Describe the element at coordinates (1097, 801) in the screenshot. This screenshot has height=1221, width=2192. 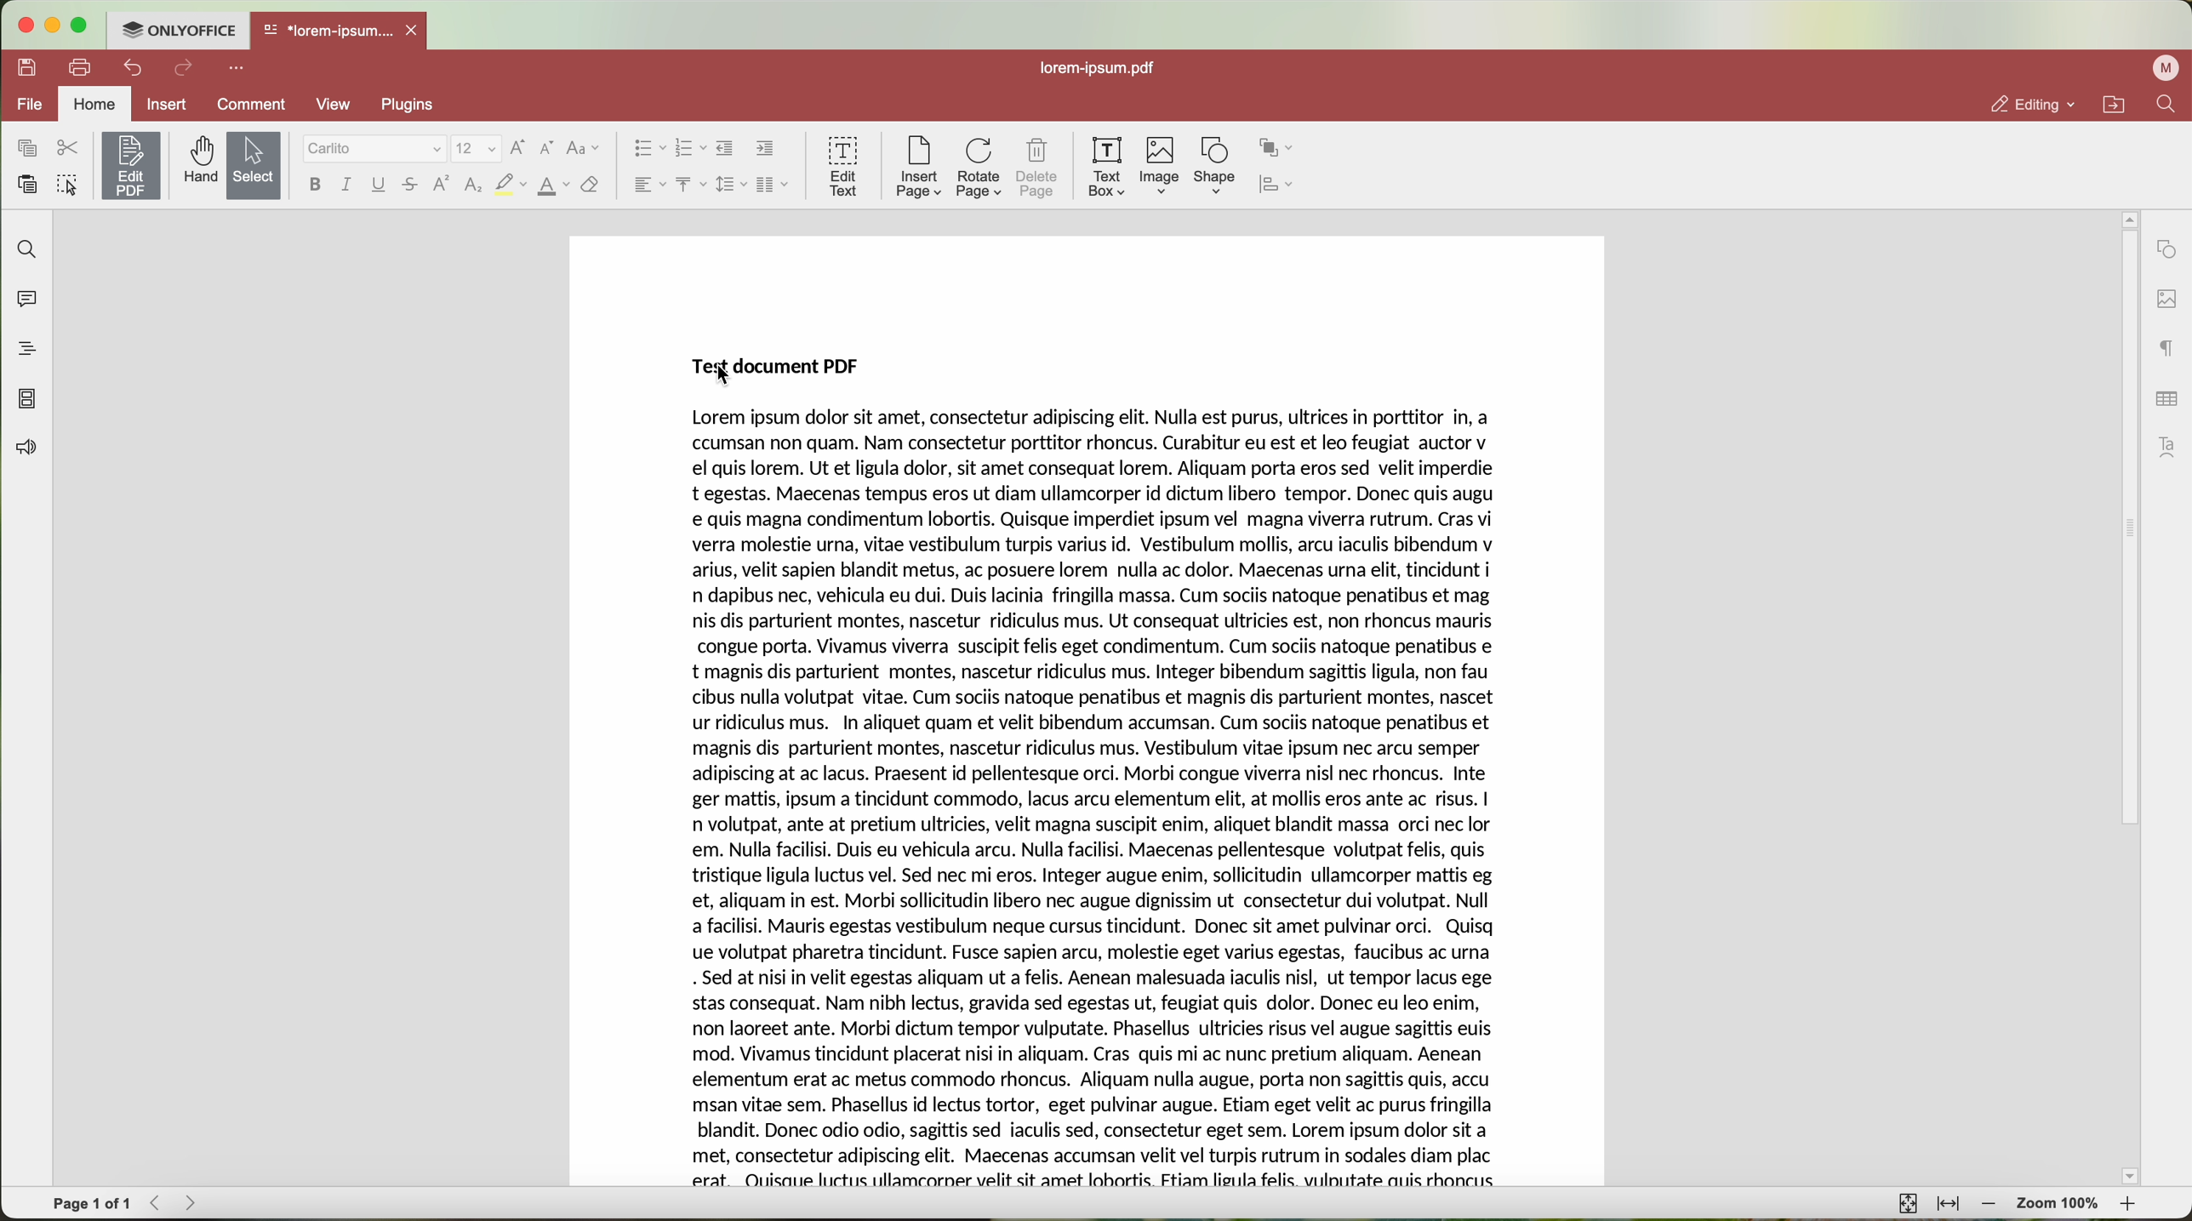
I see `Lorem Ipsum dolor sit amet, consectetur adipiscing elit. Nulla est purus, ultrices in porttitor In, a
ccumsan non quam. Nam consectetur porttitor rhoncus. Curabitur eu est et leo feugiat auctor v
el quis lorem. Ut et ligula dolor, sit amet consequat lorem. Aliquam porta eros sed velit imperdie
t egestas. Maecenas tempus eros ut diam ullamcorper id dictum libero tempor. Donec quis augu
e quis magna condimentum lobortis. Quisque imperdiet ipsum vel magna viverra rutrum. Cras vi
verra molestie urna, vitae vestibulum turpis varius id. Vestibulum mollis, arcu iaculis bibendum v
arius, velit sapien blandit metus, ac posuere lorem nulla ac dolor. Maecenas urna elit, tincidunt i
n dapibus nec, vehicula eu dui. Duis lacinia fringilla massa. Cum sociis natoque penatibus et mag
nis dis parturient montes, nascetur ridiculus mus. Ut consequat ultricies est, non rhoncus mauris
congue porta. Vivamus viverra suscipit felis eget condimentum. Cum sociis natoque penatibus e
t magnis dis parturient montes, nascetur ridiculus mus. Integer bibendum sagittis ligula, non fau
cibus nulla volutpat vitae. Cum sociis natoque penatibus et magnis dis parturient montes, nascet
ur ridiculus mus. In aliquet quam et velit bibendum accumsan. Cum sociis natoque penatibus et
magnis dis parturient montes, nascetur ridiculus mus. Vestibulum vitae ipsum nec arcu semper
adipiscing at ac lacus. Praesent id pellentesque orci. Morbi congue viverra nisl nec rhoncus. Inte
ger mattis, ipsum a tincidunt commodo, lacus arcu elementum elit, at mollis eros ante ac risus. |
n volutpat, ante at pretium ultricies, velit magna suscipit enim, aliquet blandit massa orci nec lor
em. Nulla facilisi. Duis eu vehicula arcu. Nulla facilisi. Maecenas pellentesque volutpat felis, quis
tristique ligula luctus vel. Sed nec mi eros. Integer augue enim, sollicitudin ullamcorper mattis eg
et, aliquam in est. Morbi sollicitudin libero nec augue dignissim ut consectetur dui volutpat. Null
a facilisi. Mauris egestas vestibulum neque cursus tincidunt. Donec sit amet pulvinar orci. Quisq
ue volutpat pharetra tincidunt. Fusce sapien arcu, molestie eget varius egestas, faucibus ac urna
. Sed at nisi in velit egestas aliquam ut a felis. Aenean malesuada iaculis nisl, ut tempor lacus ege
stas consequat. Nam nibh lectus, gravida sed egestas ut, feugiat quis dolor. Donec eu leo enim,
non laoreet ante. Morbi dictum tempor vulputate. Phasellus ultricies risus vel augue sagittis euis
mod. Vivamus tincidunt placerat nisi in aliquam. Cras quis mi ac nunc pretium aliquam. Aenean
elementum erat ac metus commodo rhoncus. Aliquam nulla augue, porta non sagittis quis, accu
msan vitae sem. Phasellus id lectus tortor, eget pulvinar augue. Etiam eget velit ac purus fringilla
blandit. Donec odio odio, sagittis sed iaculis sed, consectetur eget sem. Lorem ipsum dolor sit a
met, consectetur adipiscing elit. Maecenas accumsan velit vel turpis rutrum in sodales diam plac
erat. Quisaue luctus ullamecorner velit sit amet lohortis. Ftiam ligula felis. vulnutate auis rhoncus` at that location.